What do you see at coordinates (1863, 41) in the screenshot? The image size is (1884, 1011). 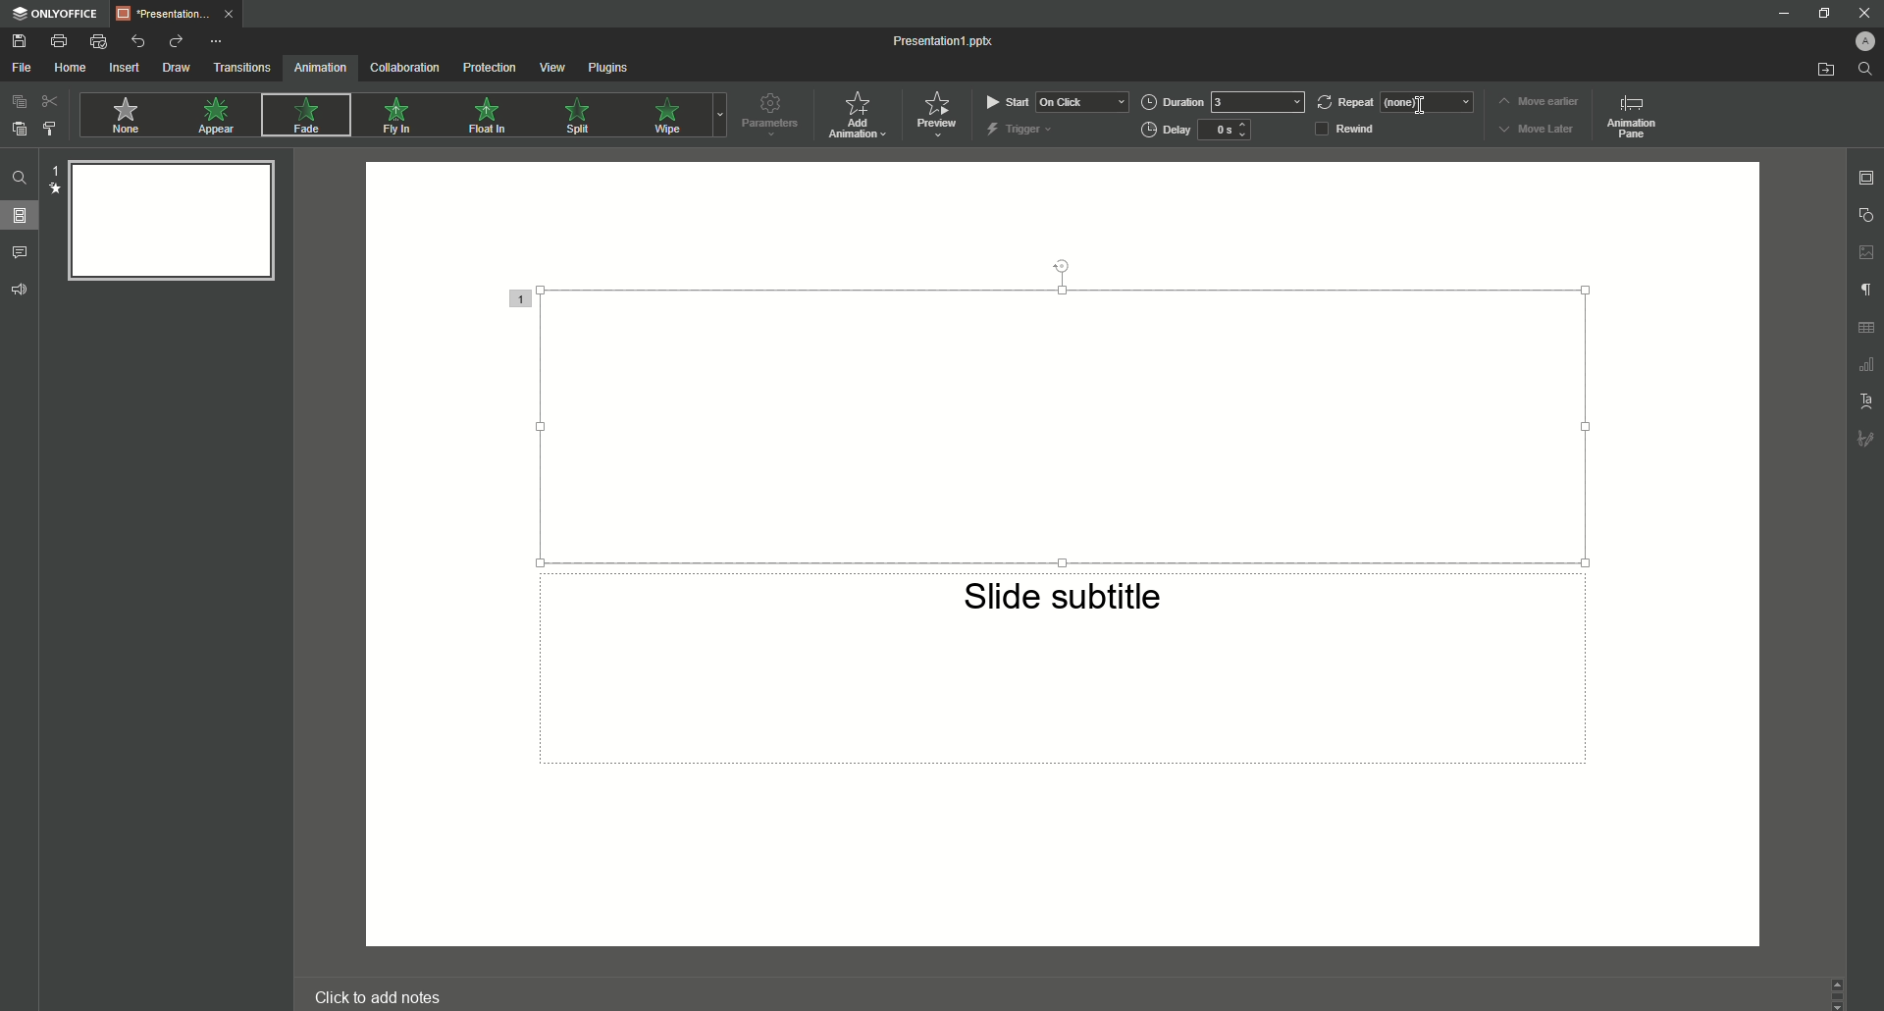 I see `Profile` at bounding box center [1863, 41].